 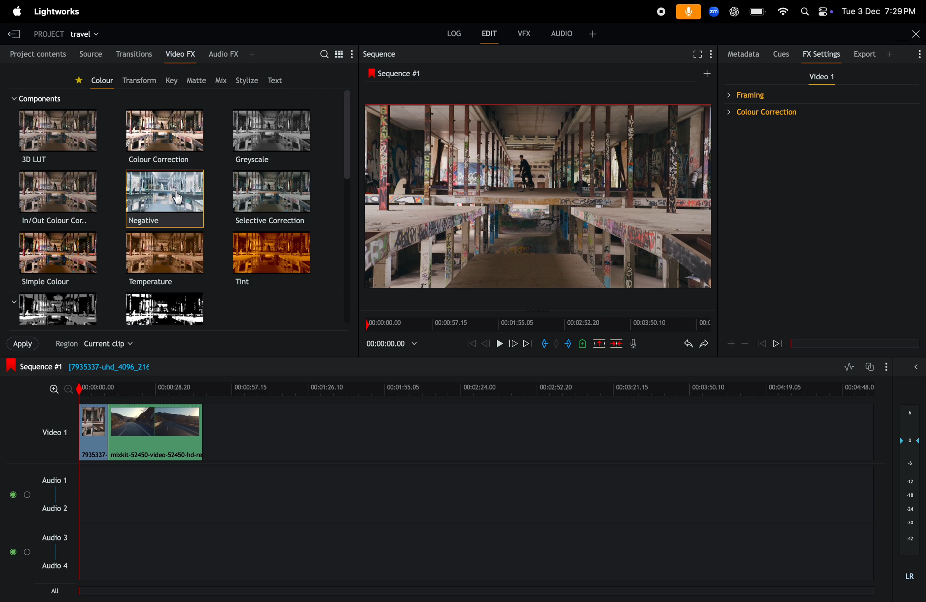 I want to click on 3D LUT, so click(x=57, y=139).